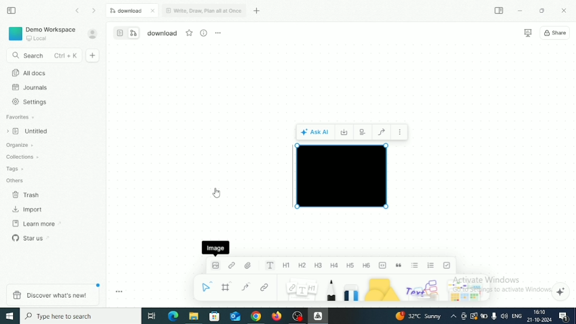  What do you see at coordinates (44, 56) in the screenshot?
I see `Search` at bounding box center [44, 56].